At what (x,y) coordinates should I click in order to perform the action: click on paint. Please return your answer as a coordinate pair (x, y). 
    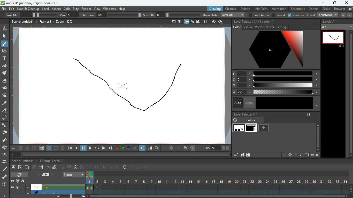
    Looking at the image, I should click on (13, 168).